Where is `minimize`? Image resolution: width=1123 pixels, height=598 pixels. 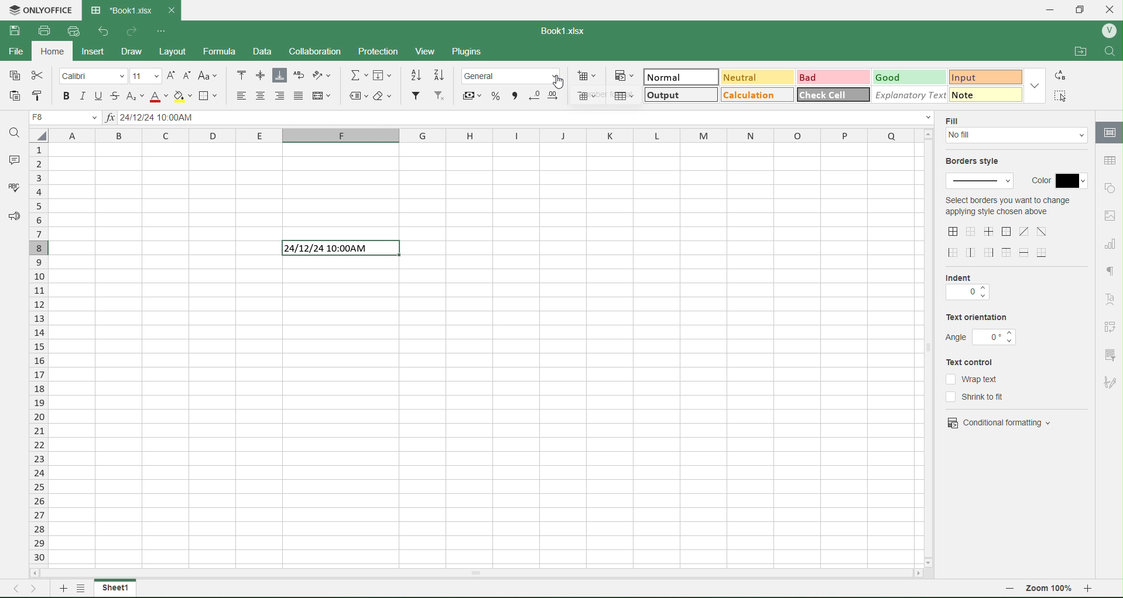
minimize is located at coordinates (1050, 9).